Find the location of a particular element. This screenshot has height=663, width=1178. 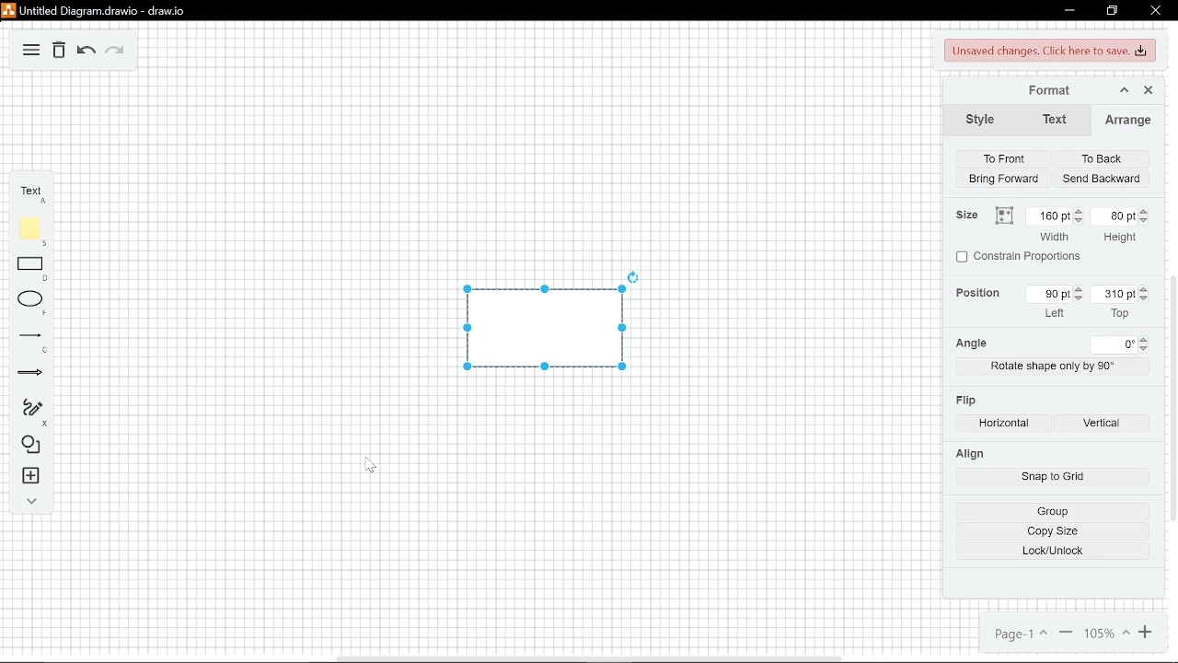

page is located at coordinates (1018, 632).